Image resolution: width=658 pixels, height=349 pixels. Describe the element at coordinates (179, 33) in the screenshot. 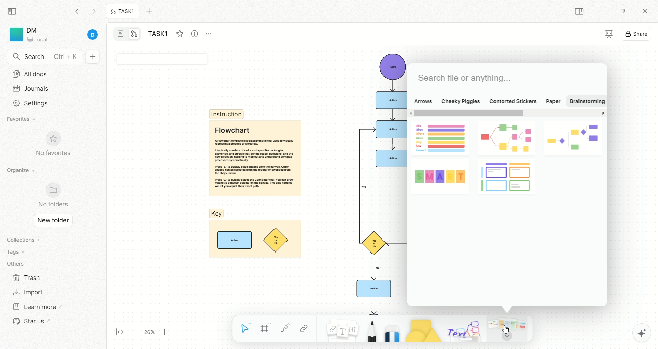

I see `favorites` at that location.